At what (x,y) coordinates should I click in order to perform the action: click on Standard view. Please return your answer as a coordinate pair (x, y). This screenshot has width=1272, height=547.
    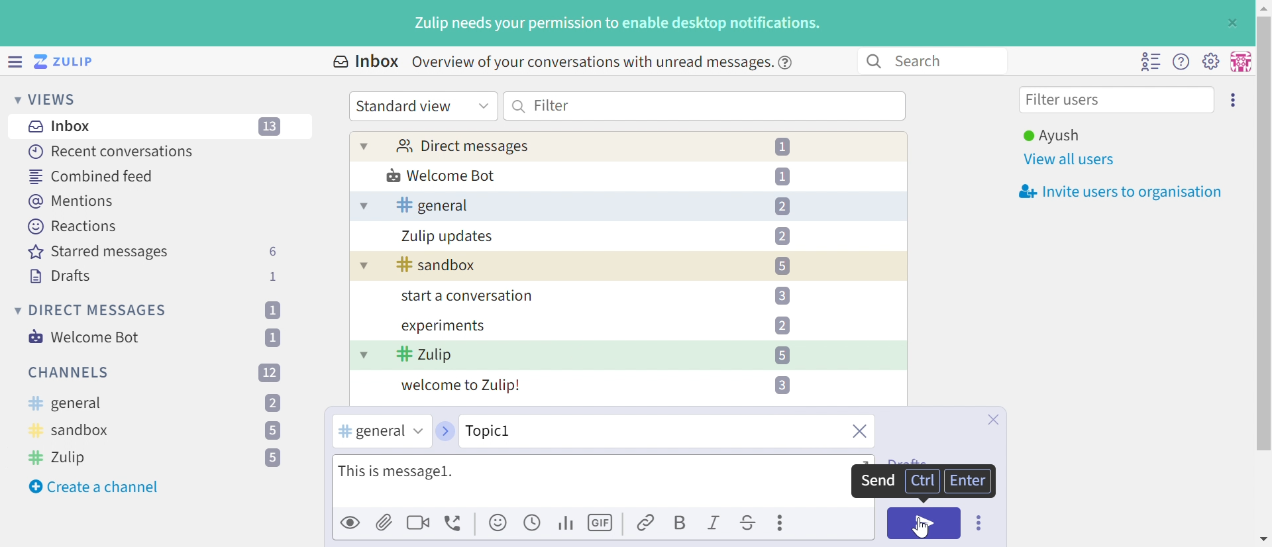
    Looking at the image, I should click on (406, 106).